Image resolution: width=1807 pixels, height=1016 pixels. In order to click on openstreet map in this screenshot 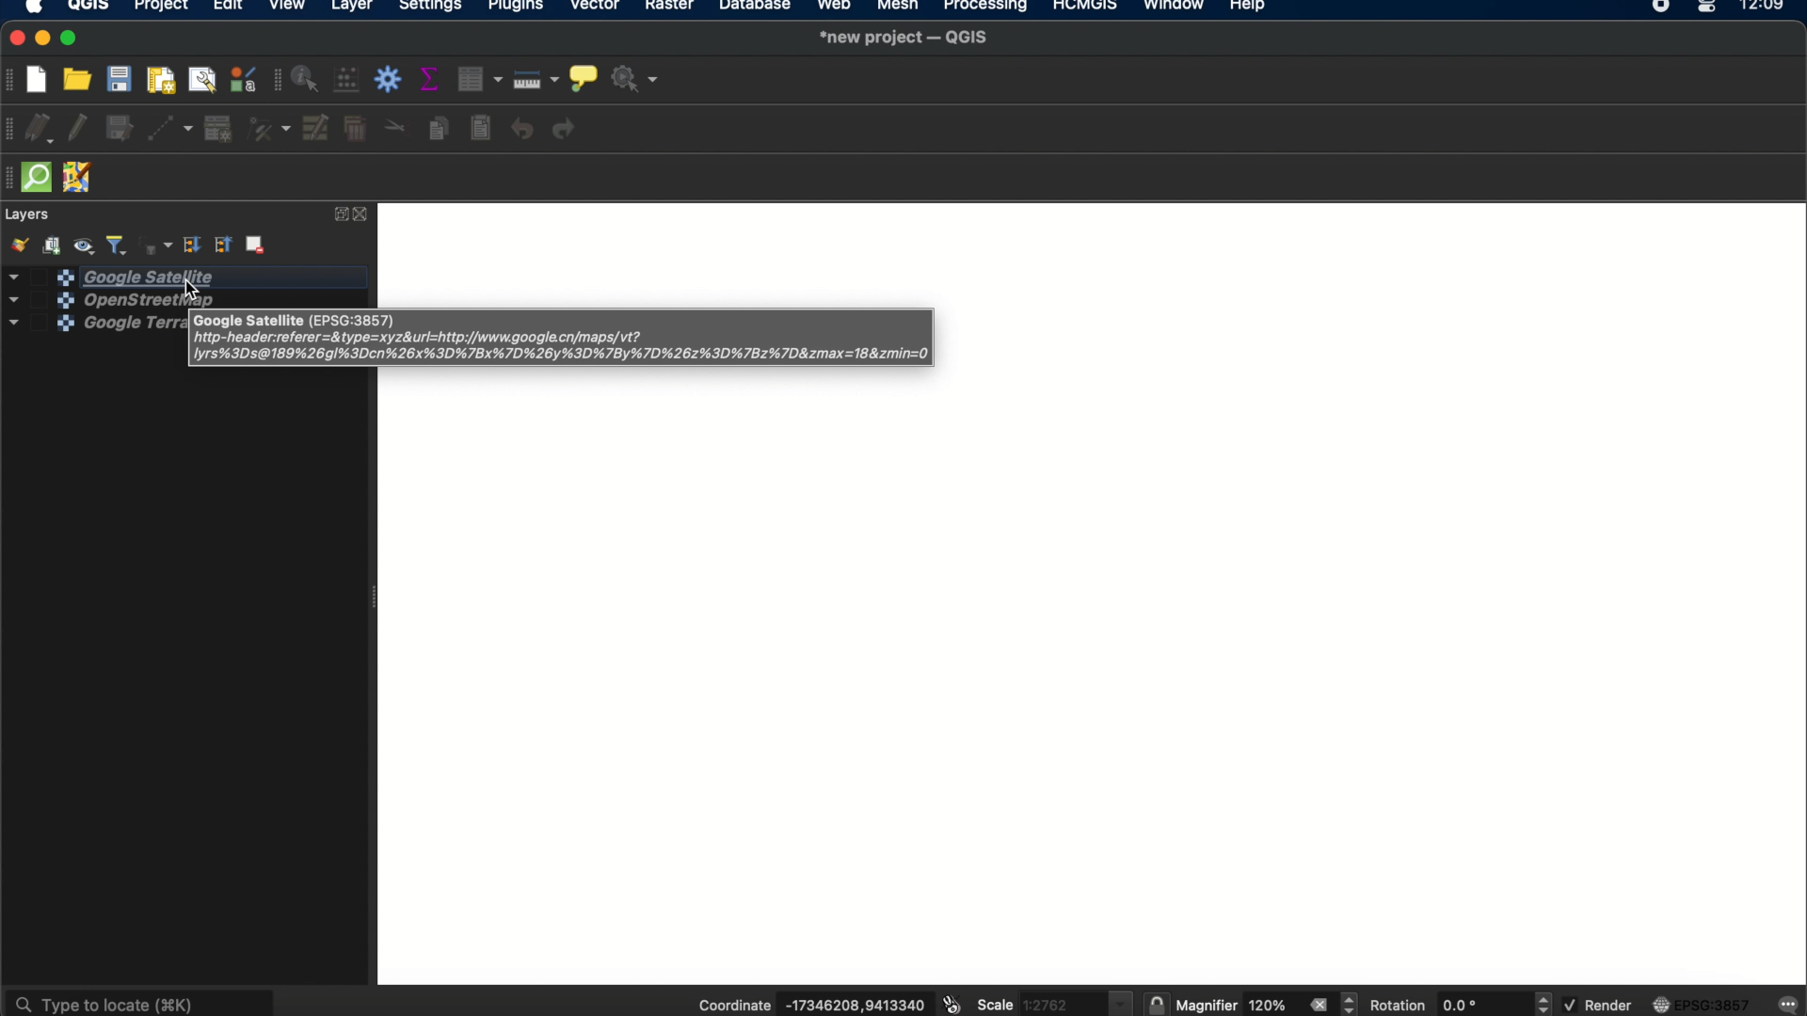, I will do `click(89, 299)`.